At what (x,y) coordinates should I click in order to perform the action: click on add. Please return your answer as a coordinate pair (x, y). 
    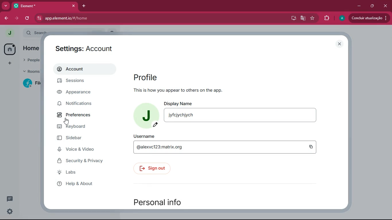
    Looking at the image, I should click on (9, 63).